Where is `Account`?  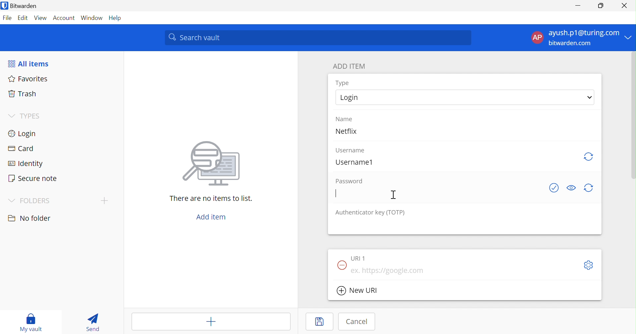
Account is located at coordinates (63, 18).